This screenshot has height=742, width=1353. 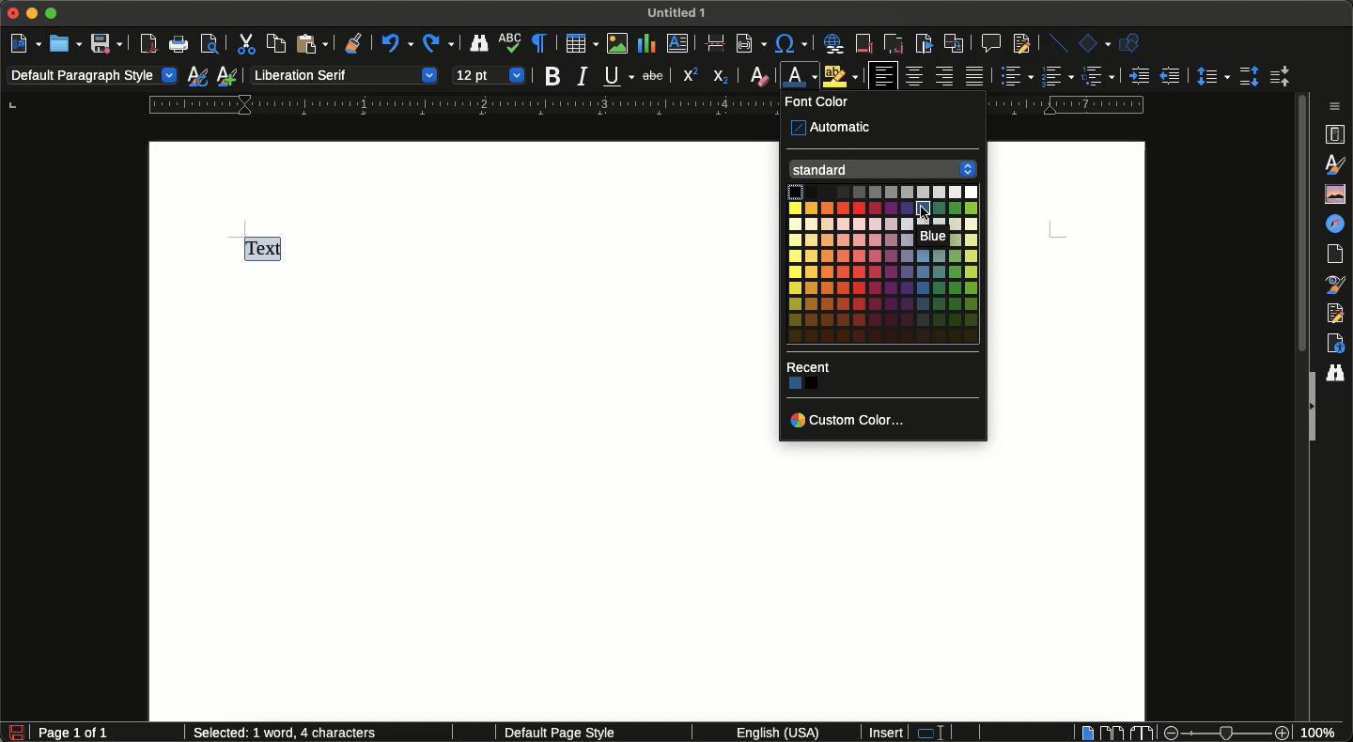 I want to click on Single-page view, so click(x=1088, y=732).